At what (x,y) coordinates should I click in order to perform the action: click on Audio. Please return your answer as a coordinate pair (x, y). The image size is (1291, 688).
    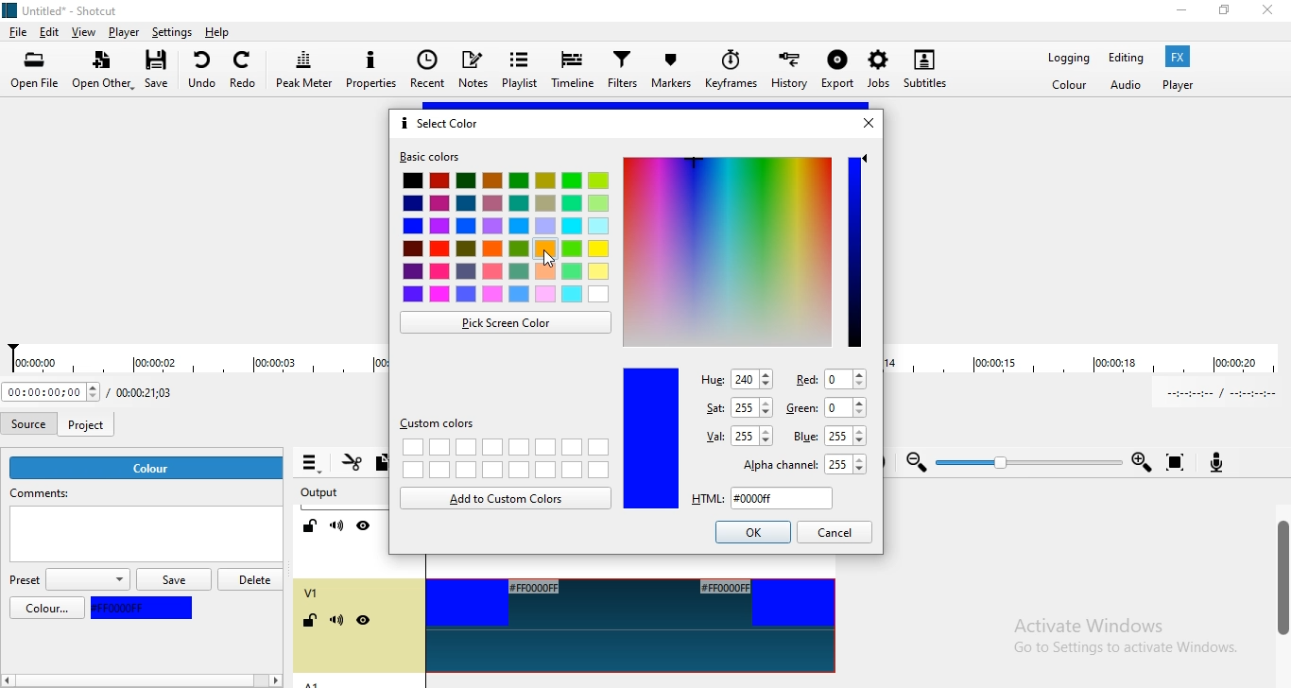
    Looking at the image, I should click on (1127, 85).